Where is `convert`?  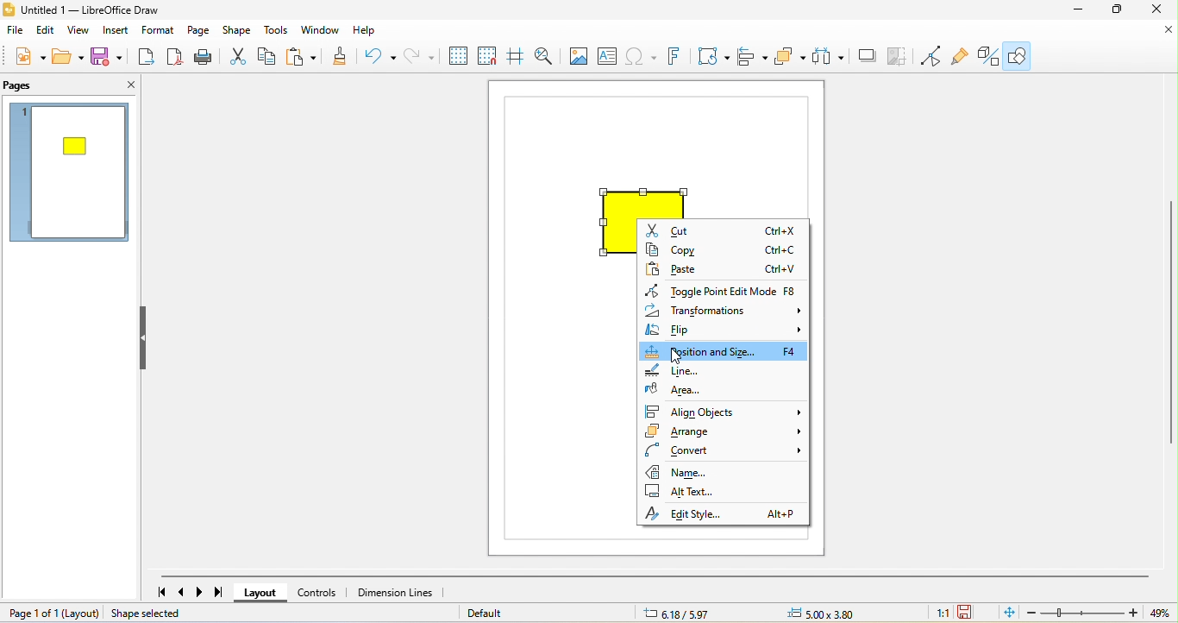 convert is located at coordinates (727, 451).